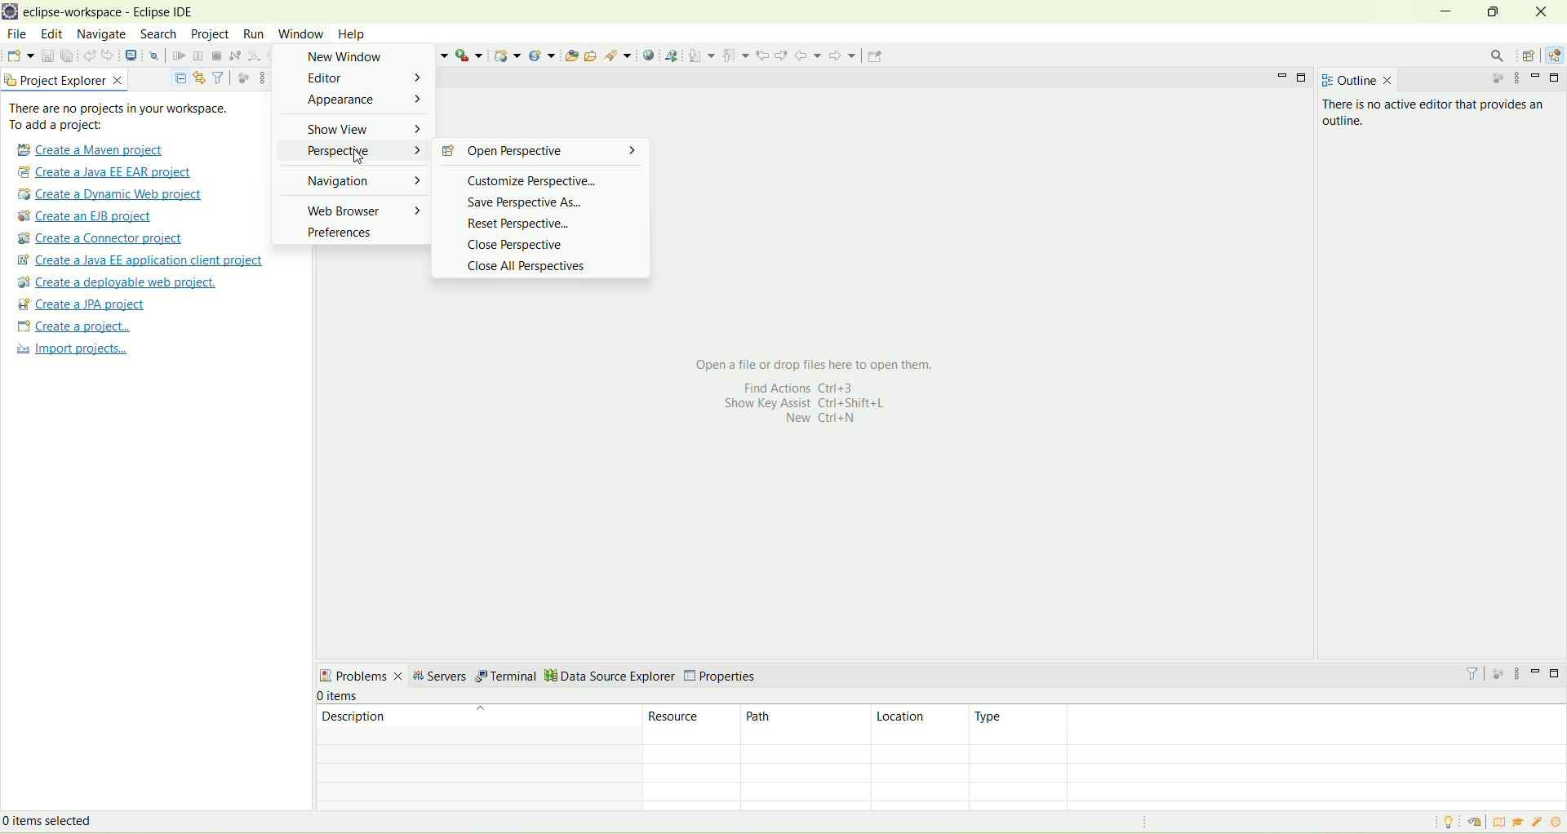  What do you see at coordinates (1446, 10) in the screenshot?
I see `minimize` at bounding box center [1446, 10].